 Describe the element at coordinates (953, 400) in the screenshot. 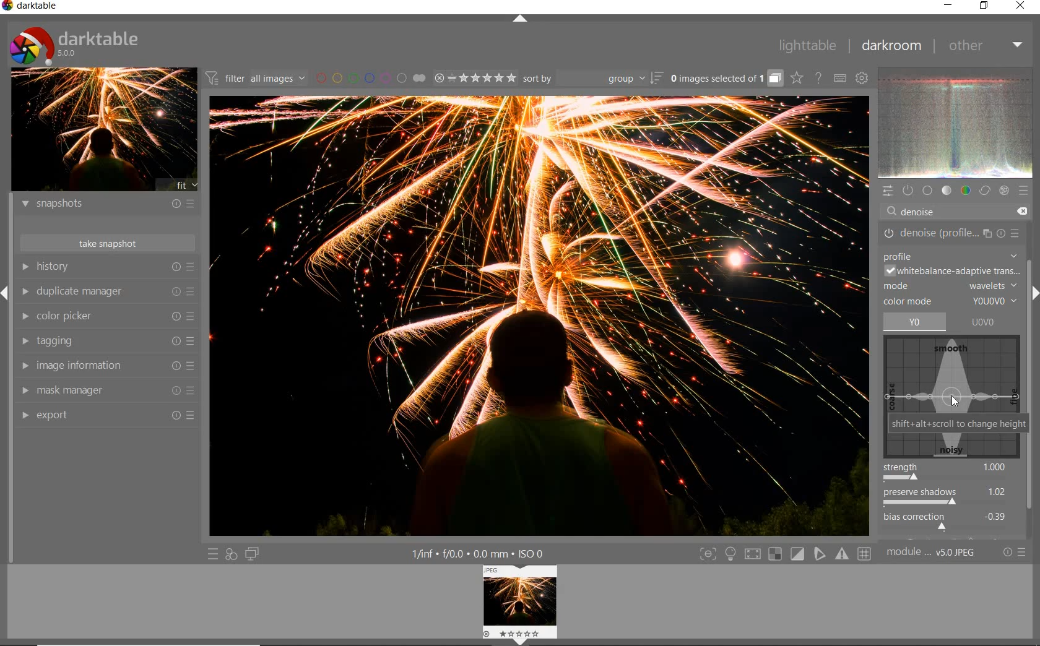

I see `CURSOR` at that location.